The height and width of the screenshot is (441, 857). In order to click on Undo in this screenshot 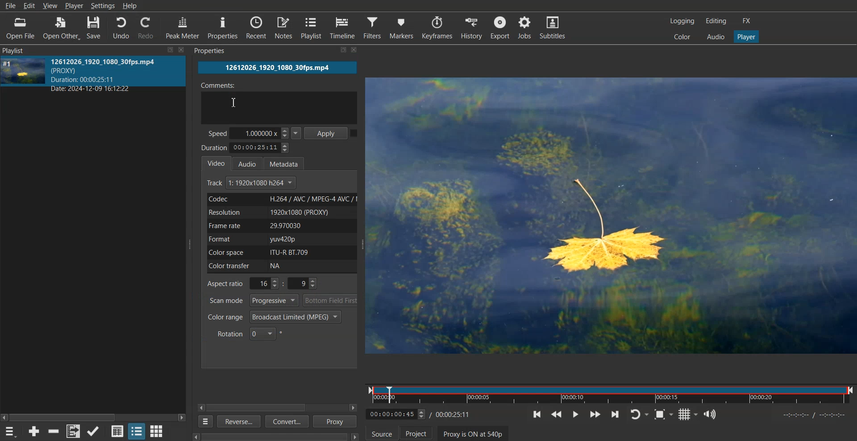, I will do `click(121, 27)`.